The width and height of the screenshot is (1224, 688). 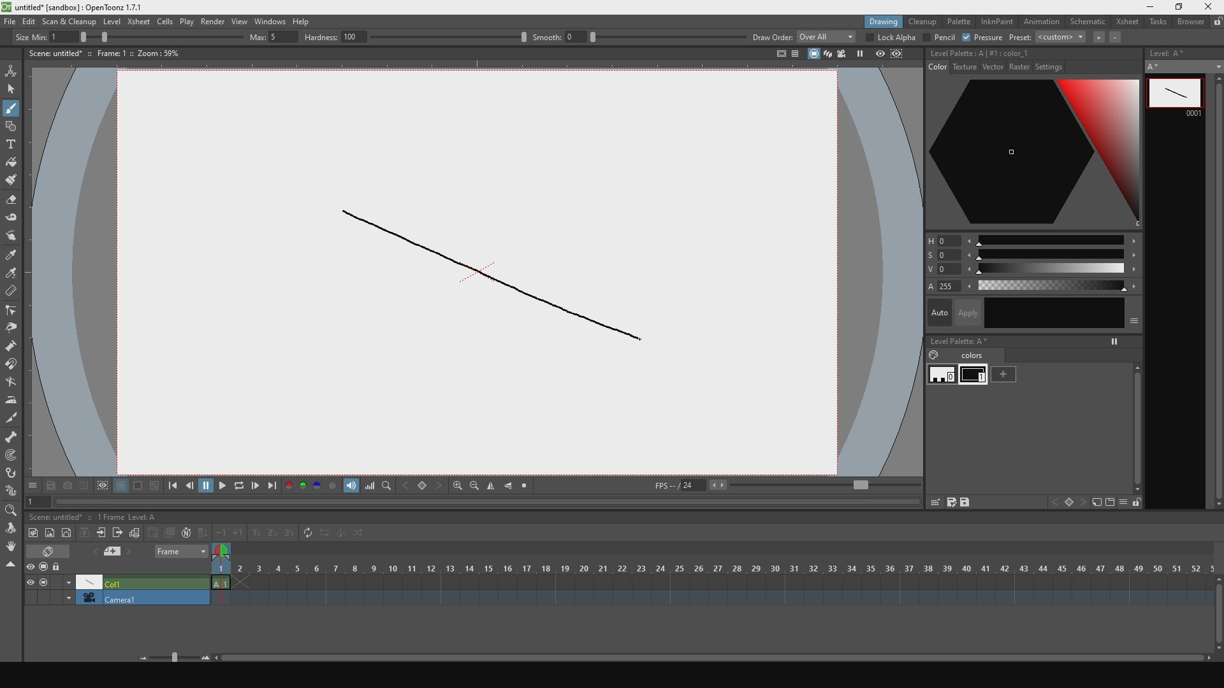 I want to click on view, so click(x=237, y=20).